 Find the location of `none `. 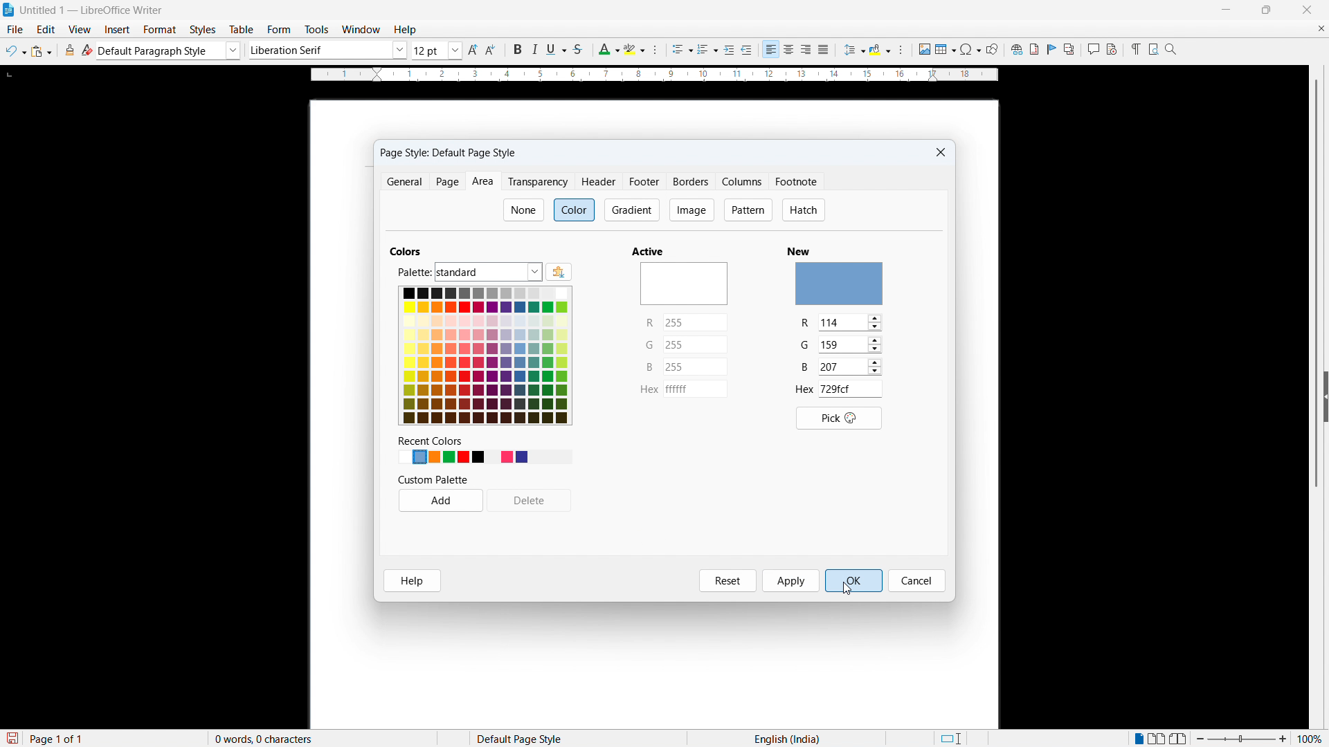

none  is located at coordinates (525, 210).